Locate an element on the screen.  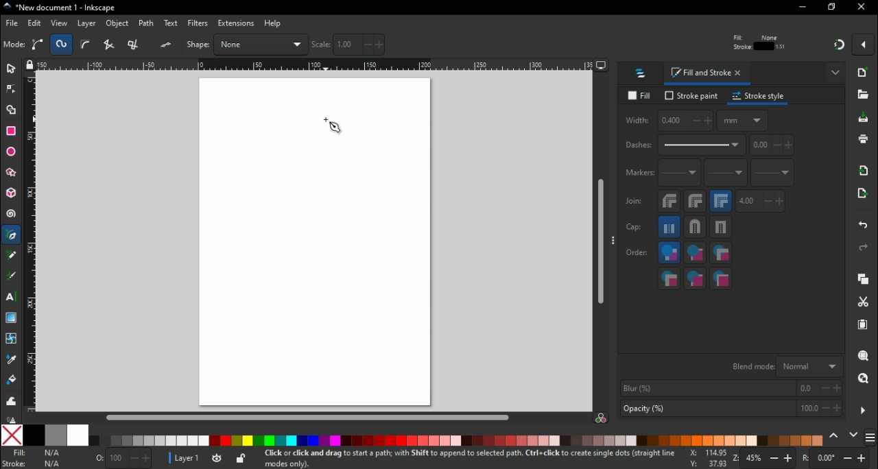
order is located at coordinates (637, 254).